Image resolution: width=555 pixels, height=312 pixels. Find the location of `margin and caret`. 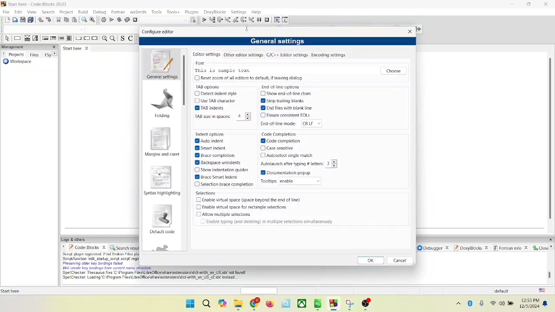

margin and caret is located at coordinates (162, 141).